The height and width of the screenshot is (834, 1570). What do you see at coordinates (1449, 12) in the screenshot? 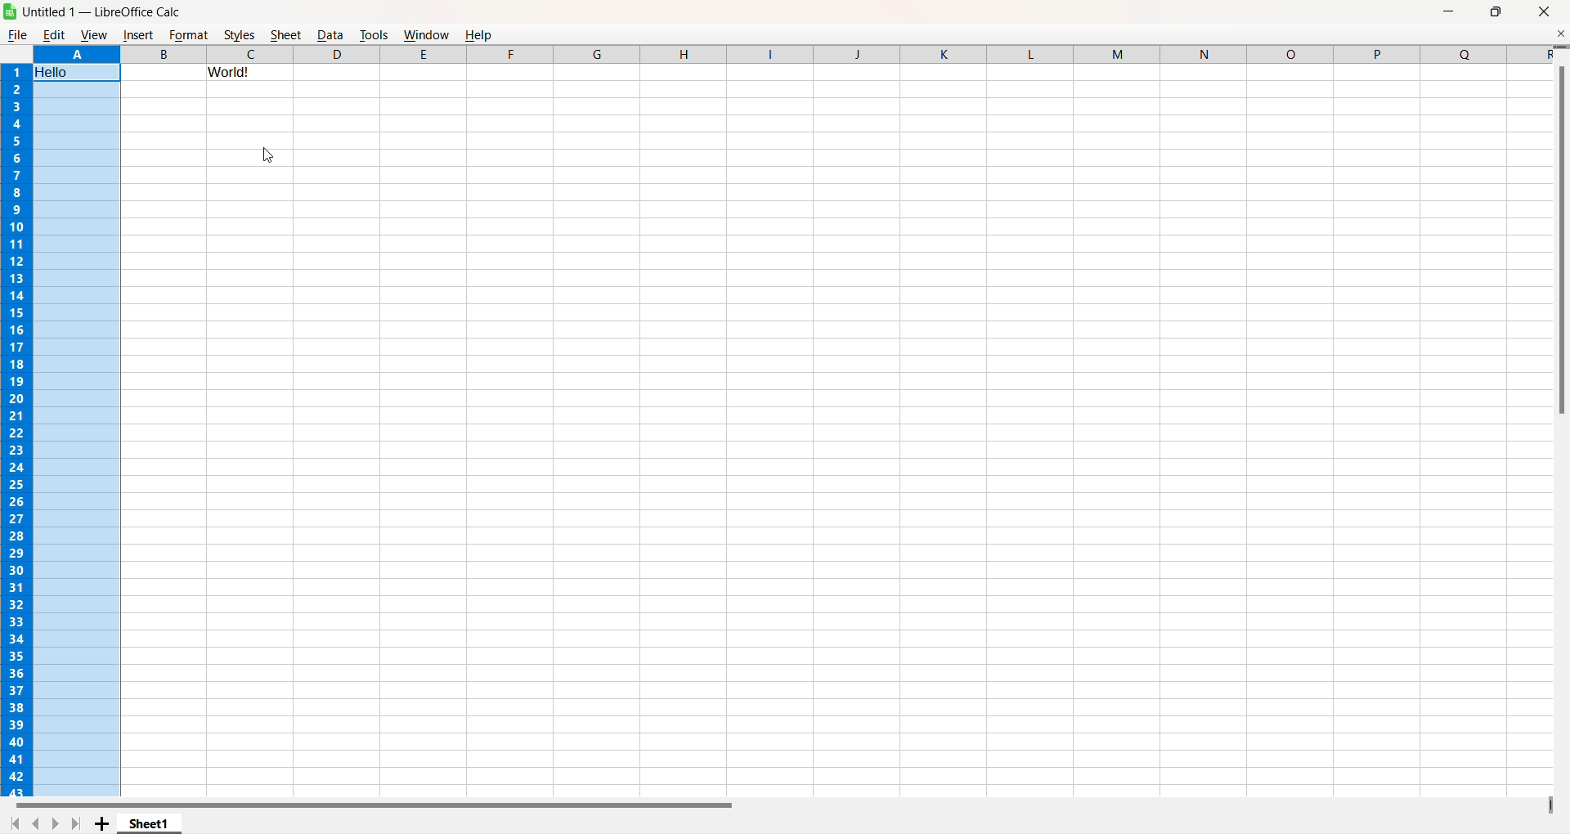
I see `Minimize` at bounding box center [1449, 12].